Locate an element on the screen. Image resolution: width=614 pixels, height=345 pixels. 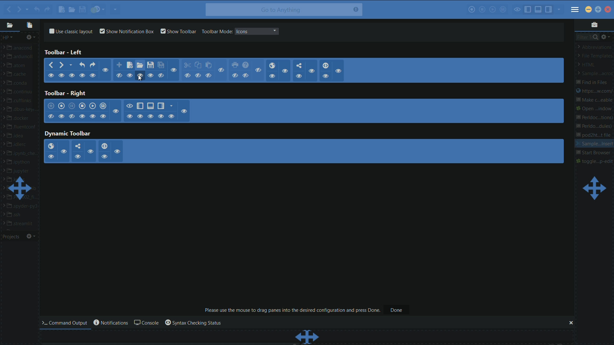
share current file is located at coordinates (299, 65).